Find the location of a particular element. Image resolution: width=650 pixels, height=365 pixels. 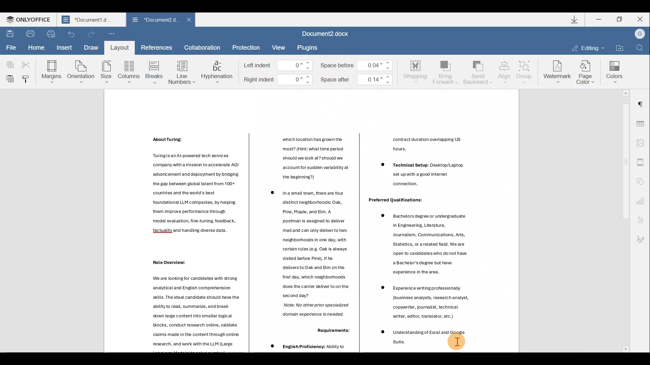

Copy is located at coordinates (8, 62).